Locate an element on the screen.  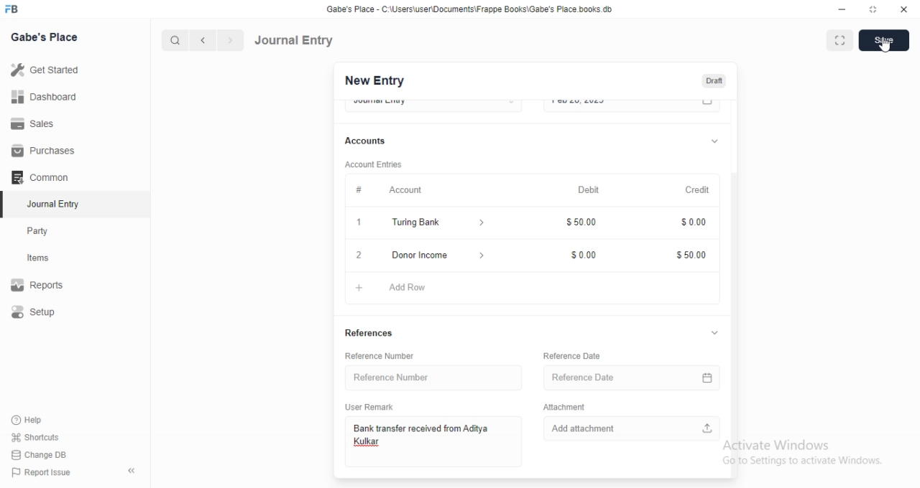
Journal Entry is located at coordinates (47, 205).